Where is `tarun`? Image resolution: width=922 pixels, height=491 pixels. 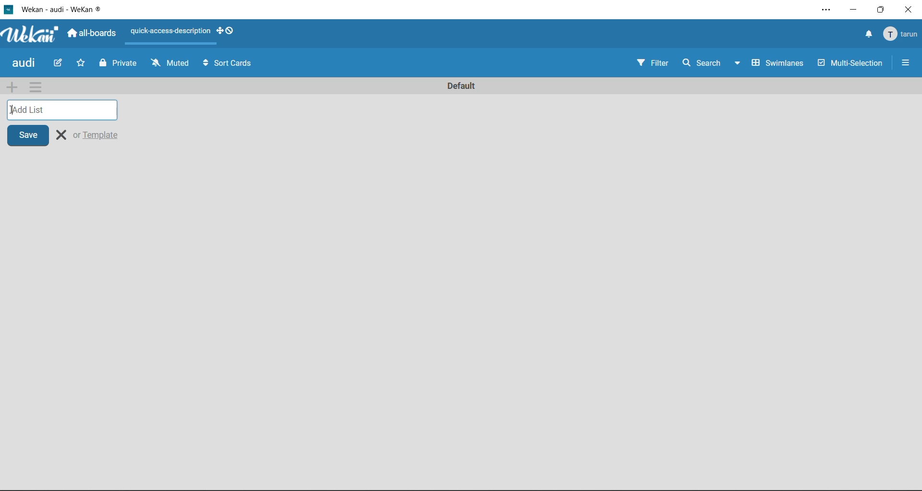 tarun is located at coordinates (902, 34).